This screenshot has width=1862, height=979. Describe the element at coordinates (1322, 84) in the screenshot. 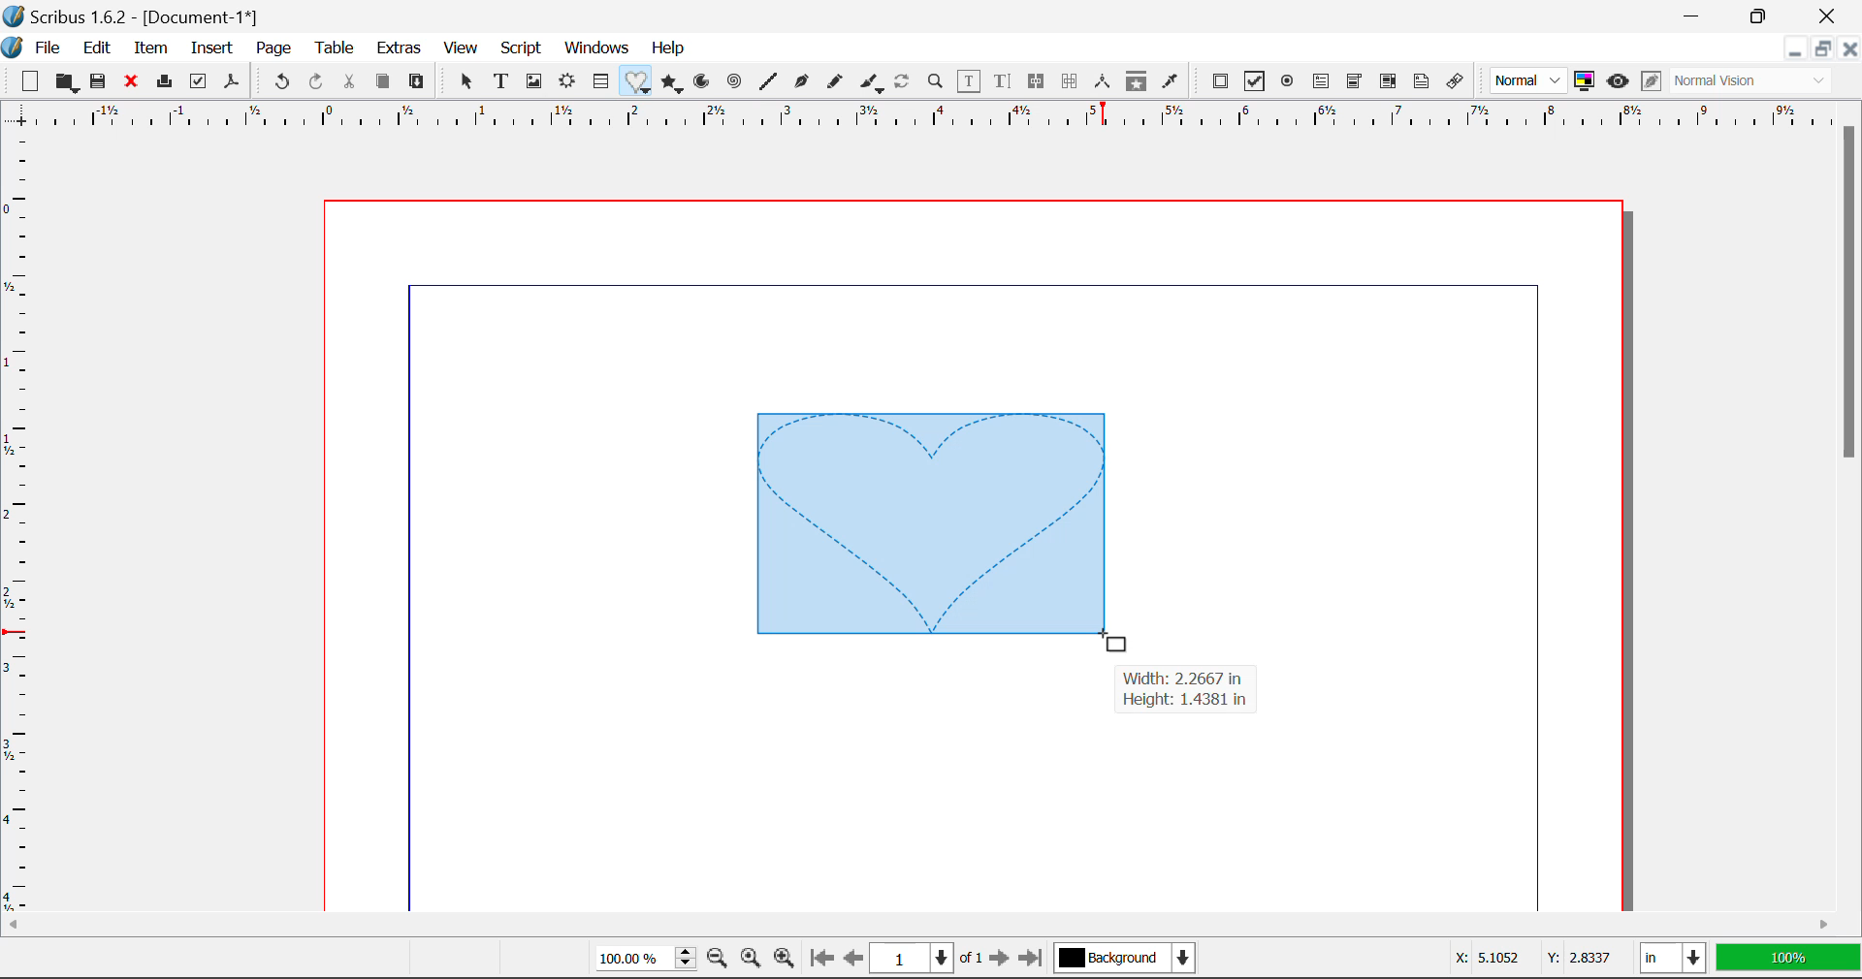

I see `Pdf Text Field` at that location.